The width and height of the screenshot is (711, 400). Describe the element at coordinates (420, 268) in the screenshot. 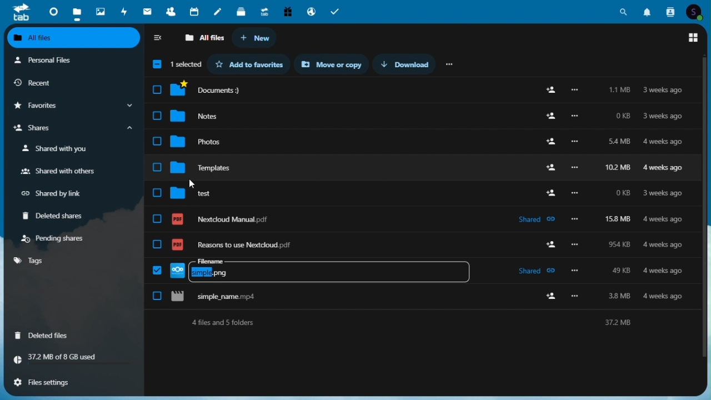

I see `file being renamed` at that location.